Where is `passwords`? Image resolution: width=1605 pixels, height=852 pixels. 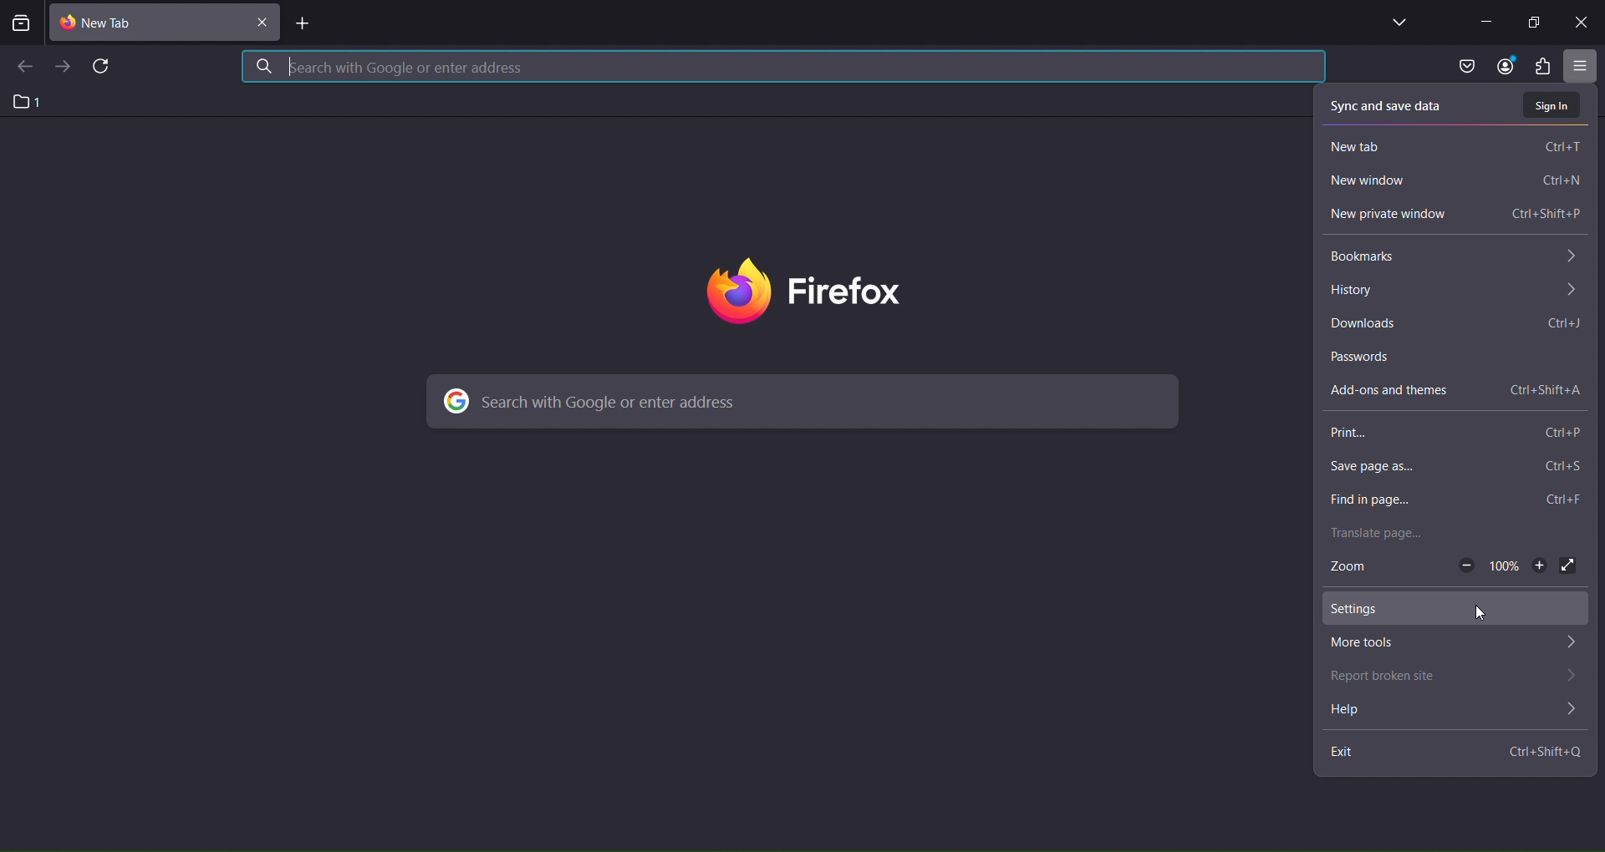
passwords is located at coordinates (1453, 354).